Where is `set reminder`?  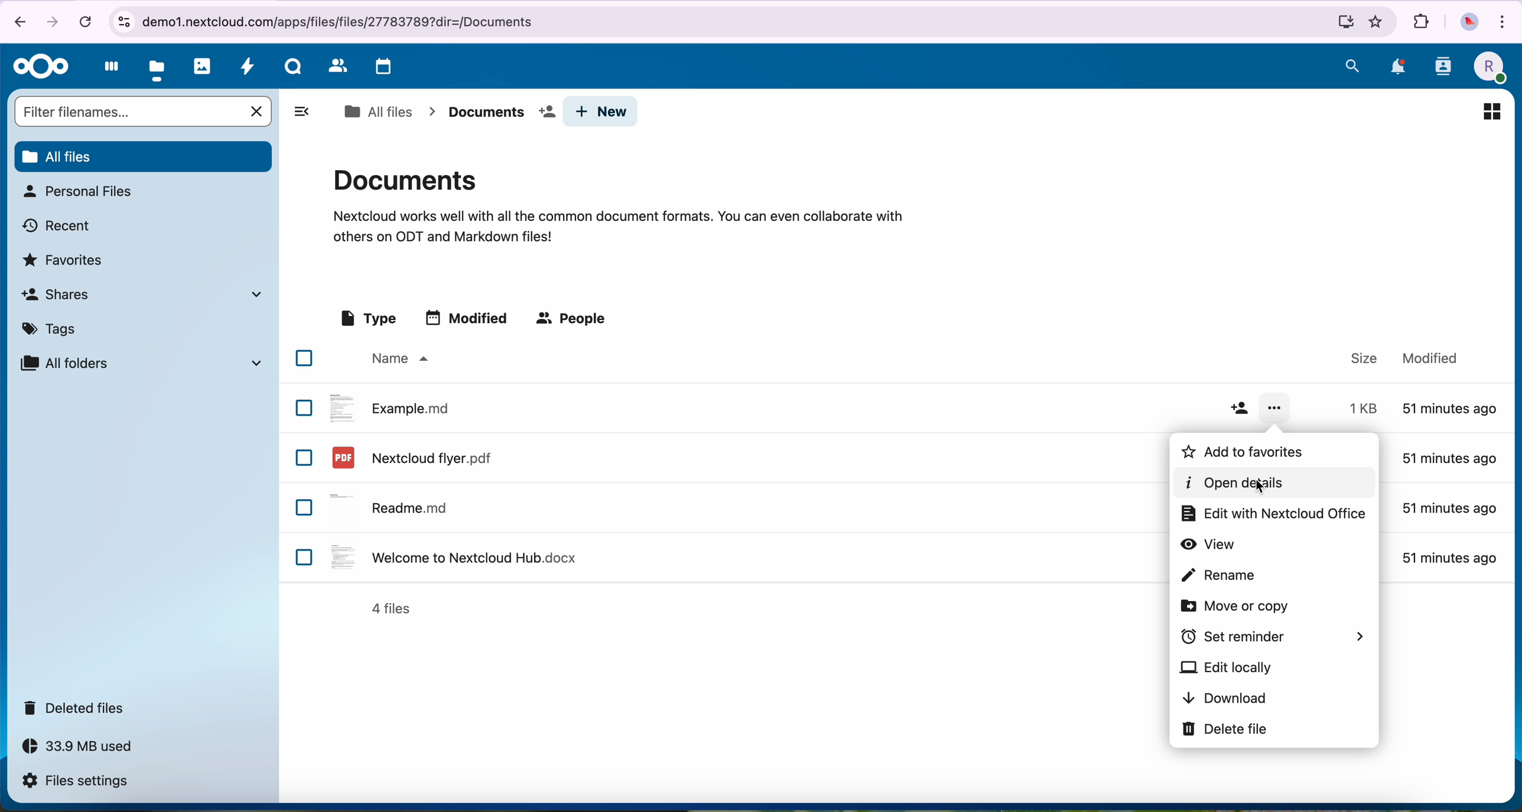 set reminder is located at coordinates (1274, 636).